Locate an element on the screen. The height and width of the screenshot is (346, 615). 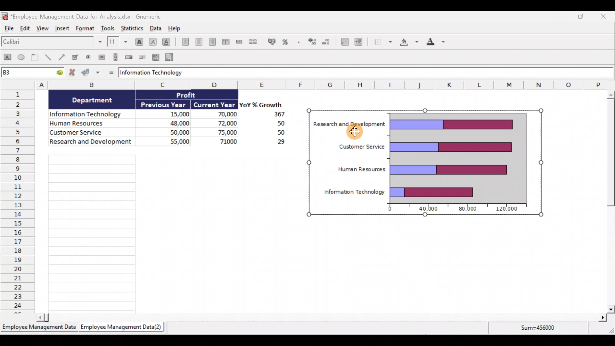
Create a combo box is located at coordinates (170, 57).